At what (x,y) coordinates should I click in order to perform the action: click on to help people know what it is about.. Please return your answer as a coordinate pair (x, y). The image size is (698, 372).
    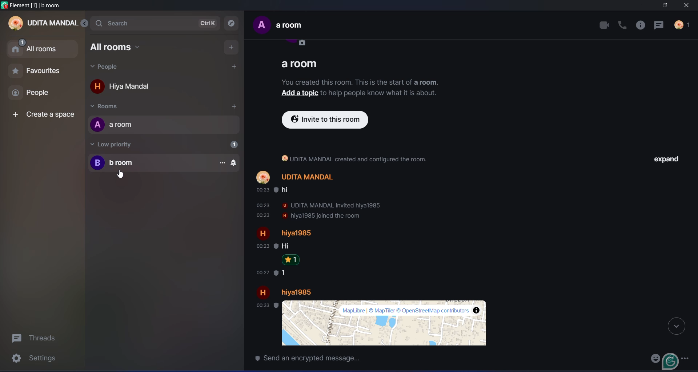
    Looking at the image, I should click on (382, 93).